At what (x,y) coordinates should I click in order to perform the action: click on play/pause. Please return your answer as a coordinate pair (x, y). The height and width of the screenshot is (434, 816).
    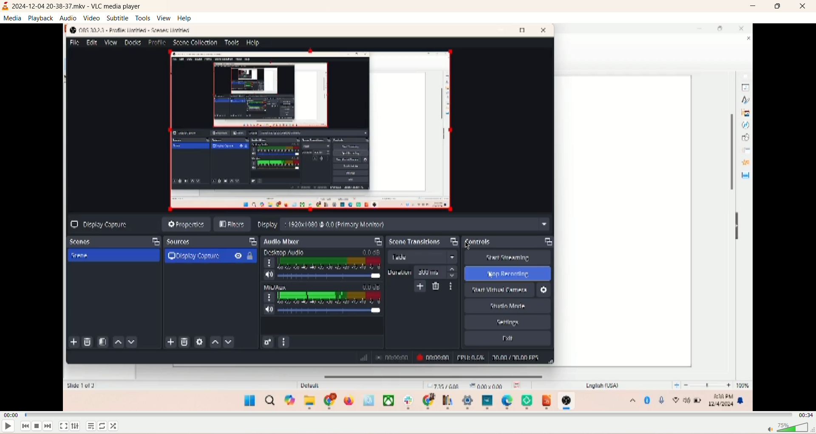
    Looking at the image, I should click on (7, 427).